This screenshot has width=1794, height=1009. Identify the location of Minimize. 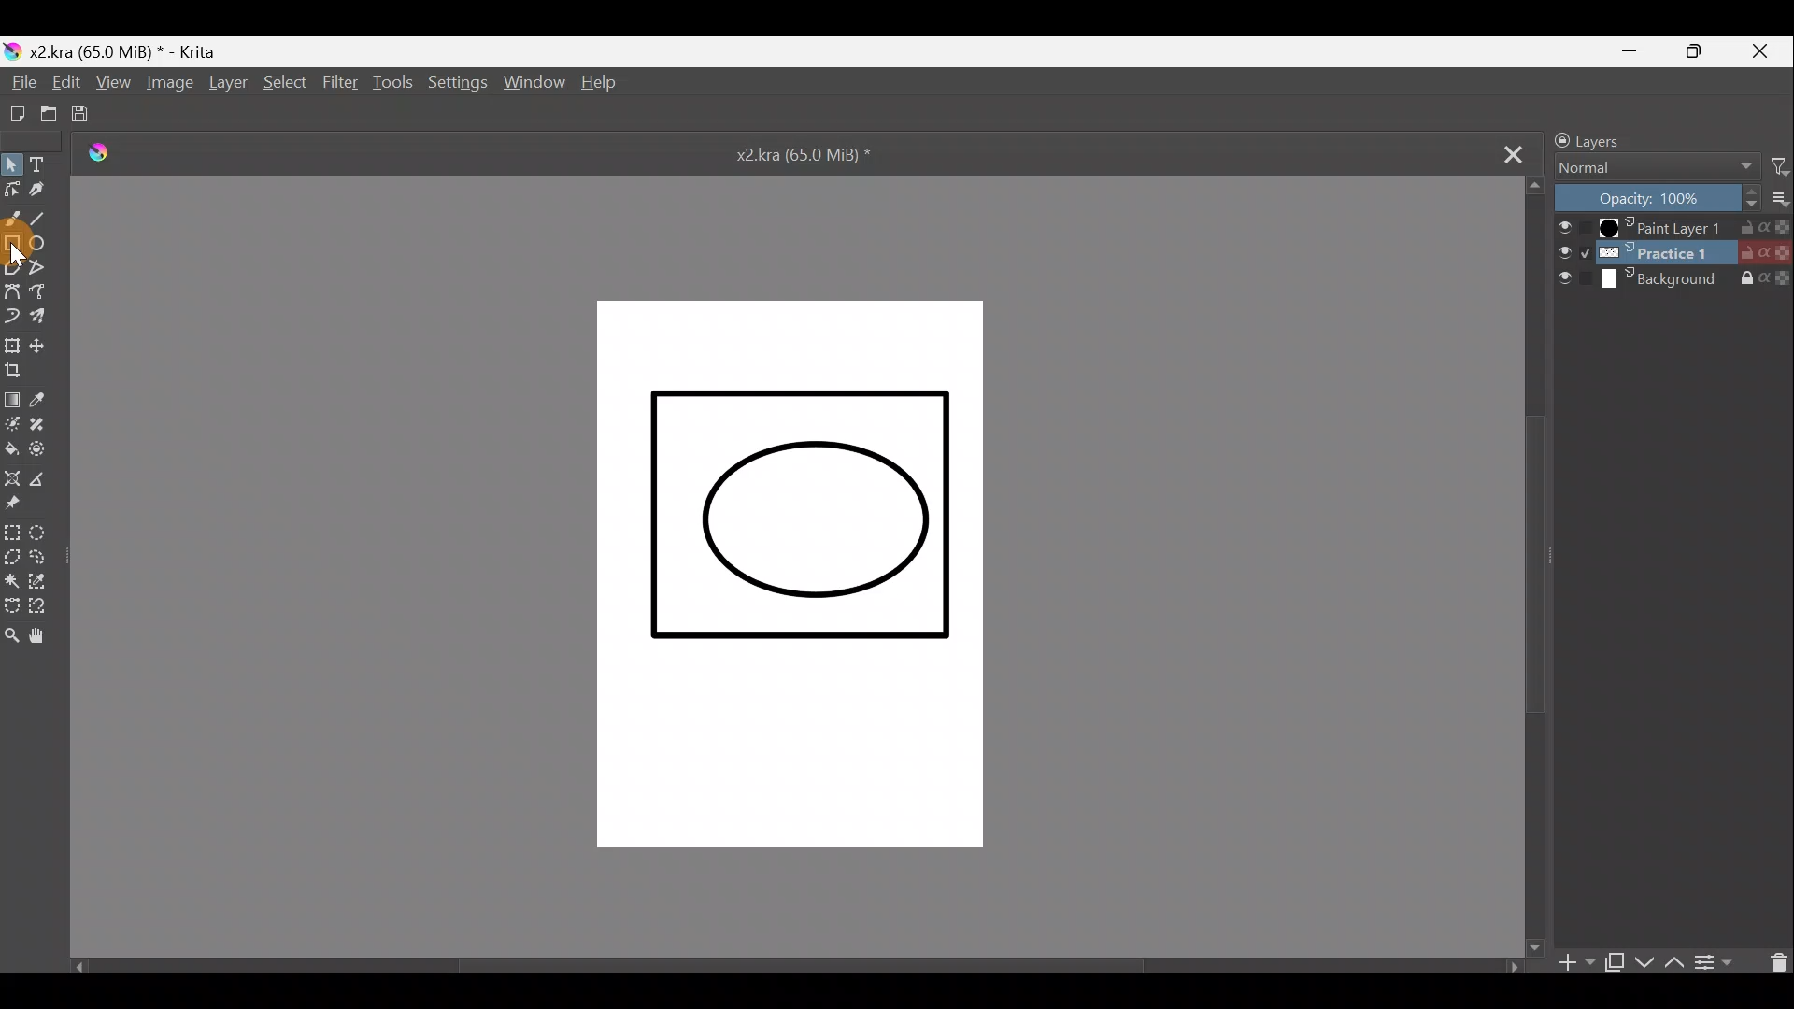
(1623, 50).